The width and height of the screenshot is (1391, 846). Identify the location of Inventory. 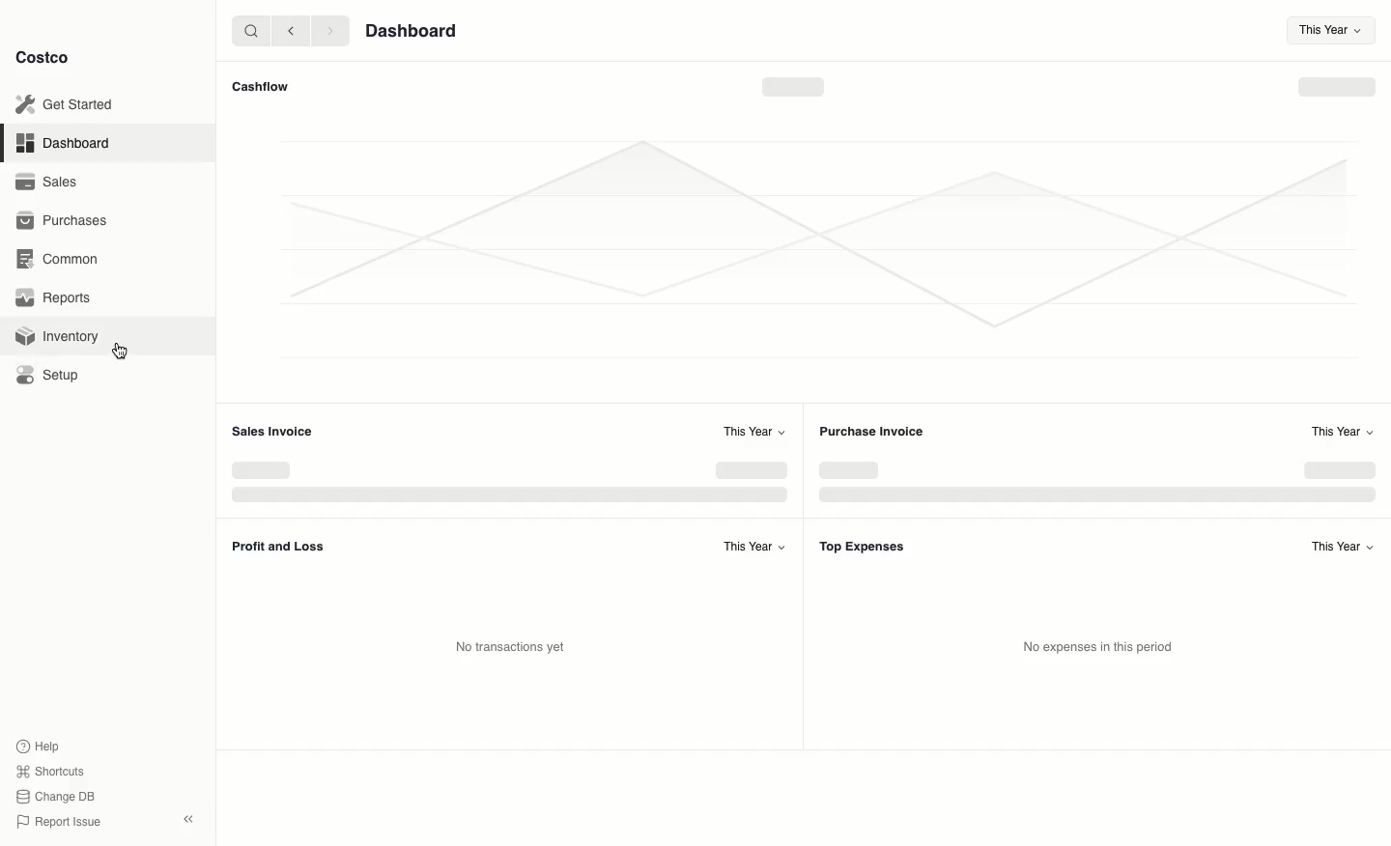
(60, 337).